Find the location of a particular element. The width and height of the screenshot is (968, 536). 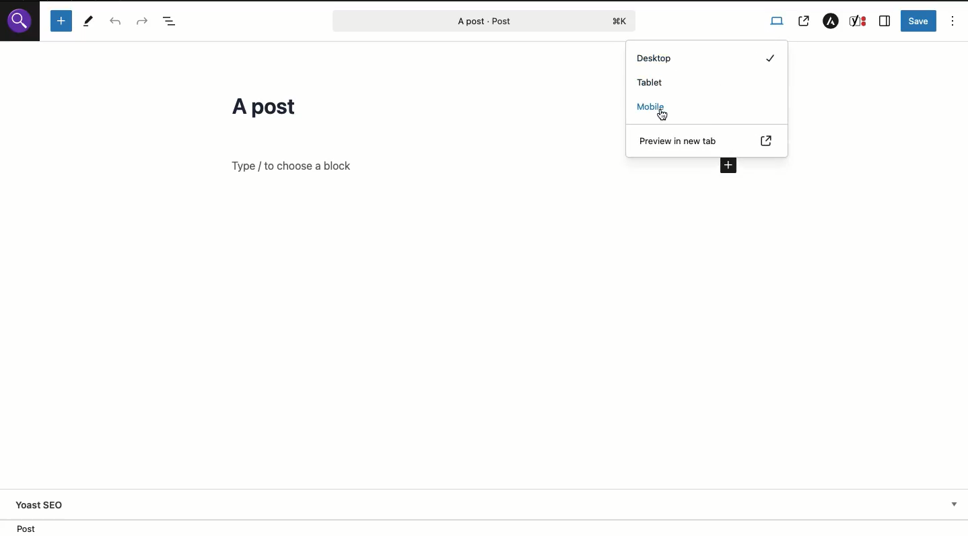

Astra is located at coordinates (831, 20).